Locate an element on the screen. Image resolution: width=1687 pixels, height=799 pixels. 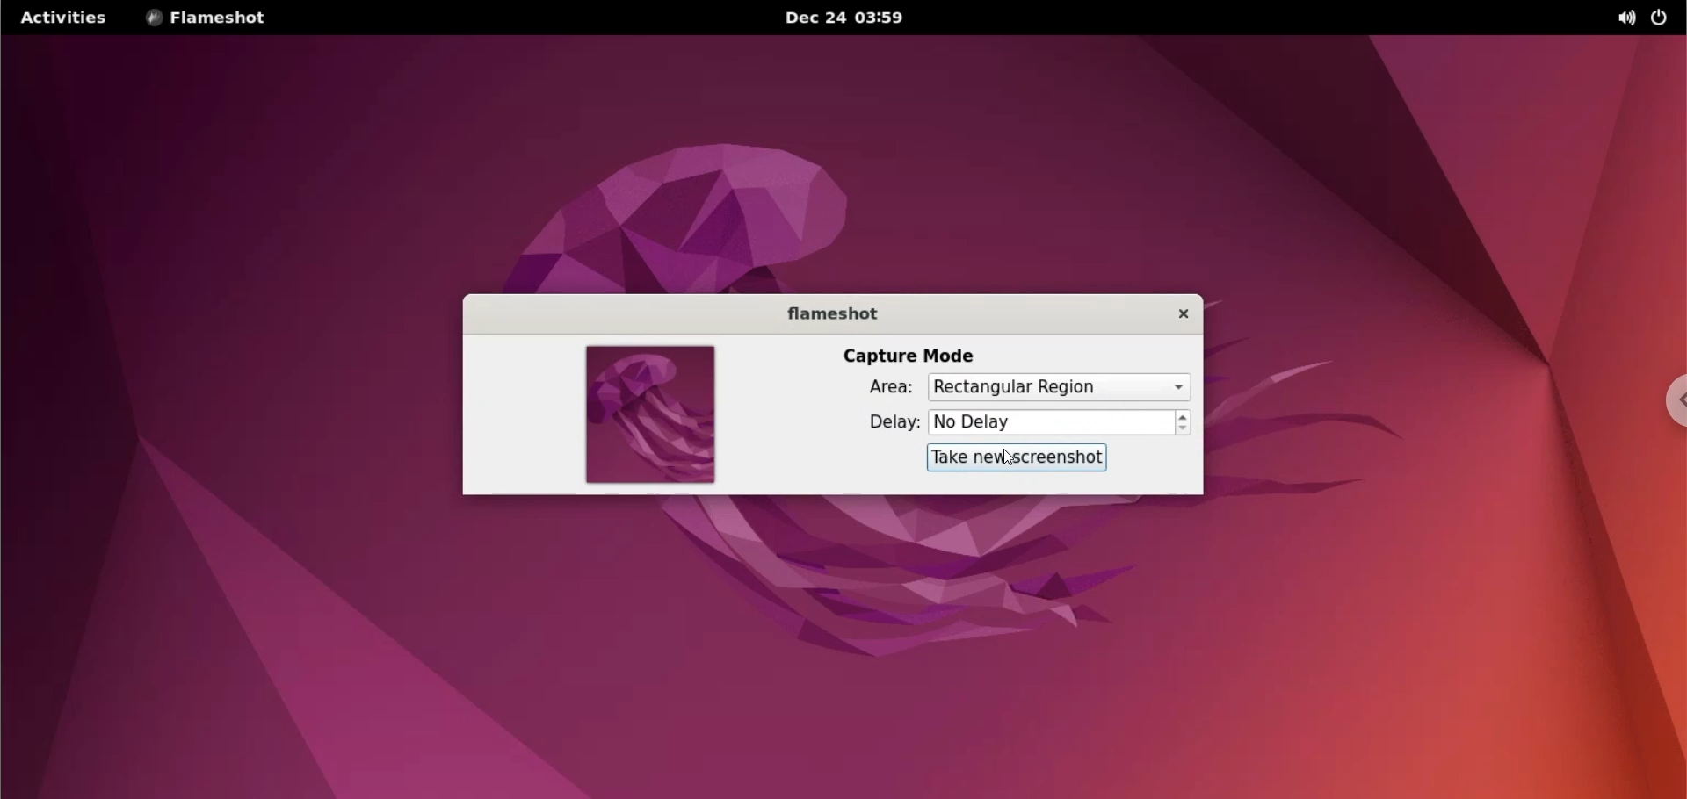
area label is located at coordinates (879, 386).